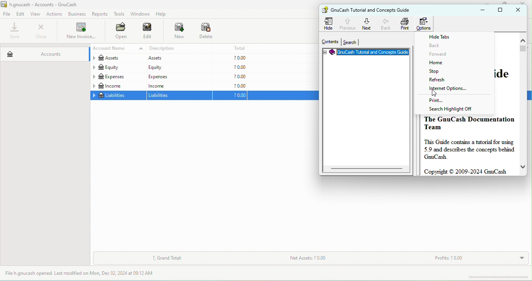 The image size is (532, 281). I want to click on new, so click(175, 32).